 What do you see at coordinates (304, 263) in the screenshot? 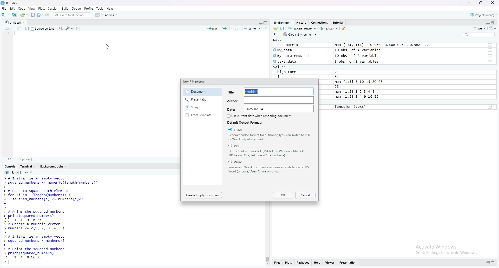
I see `Packages` at bounding box center [304, 263].